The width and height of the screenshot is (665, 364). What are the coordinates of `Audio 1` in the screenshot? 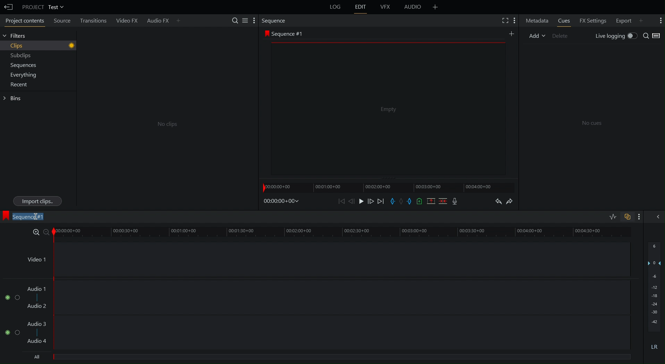 It's located at (37, 289).